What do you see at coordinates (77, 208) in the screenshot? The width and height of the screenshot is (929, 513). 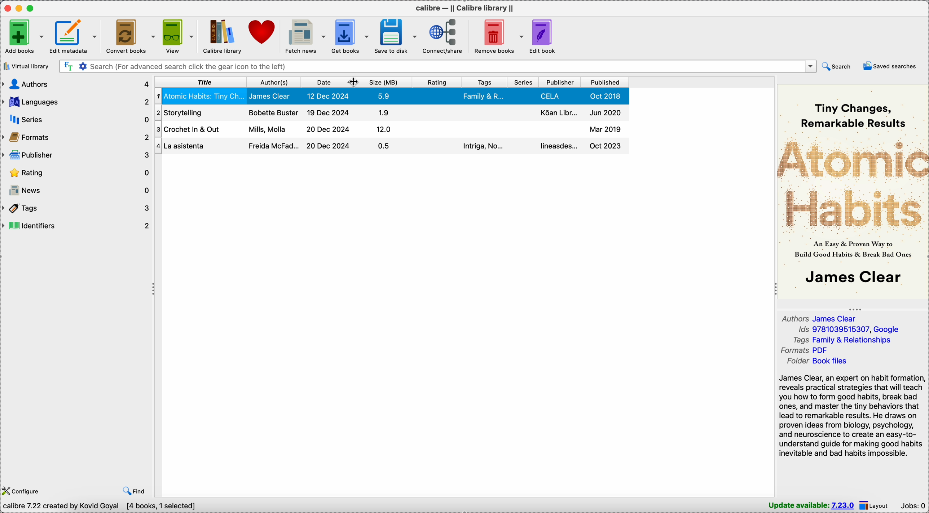 I see `tags` at bounding box center [77, 208].